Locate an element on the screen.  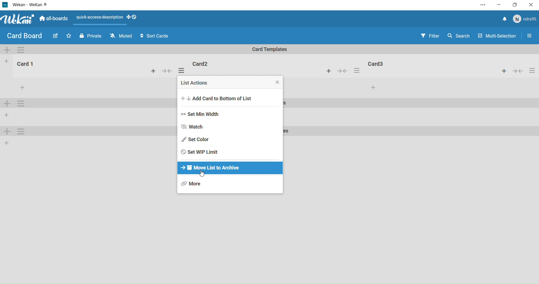
add is located at coordinates (9, 50).